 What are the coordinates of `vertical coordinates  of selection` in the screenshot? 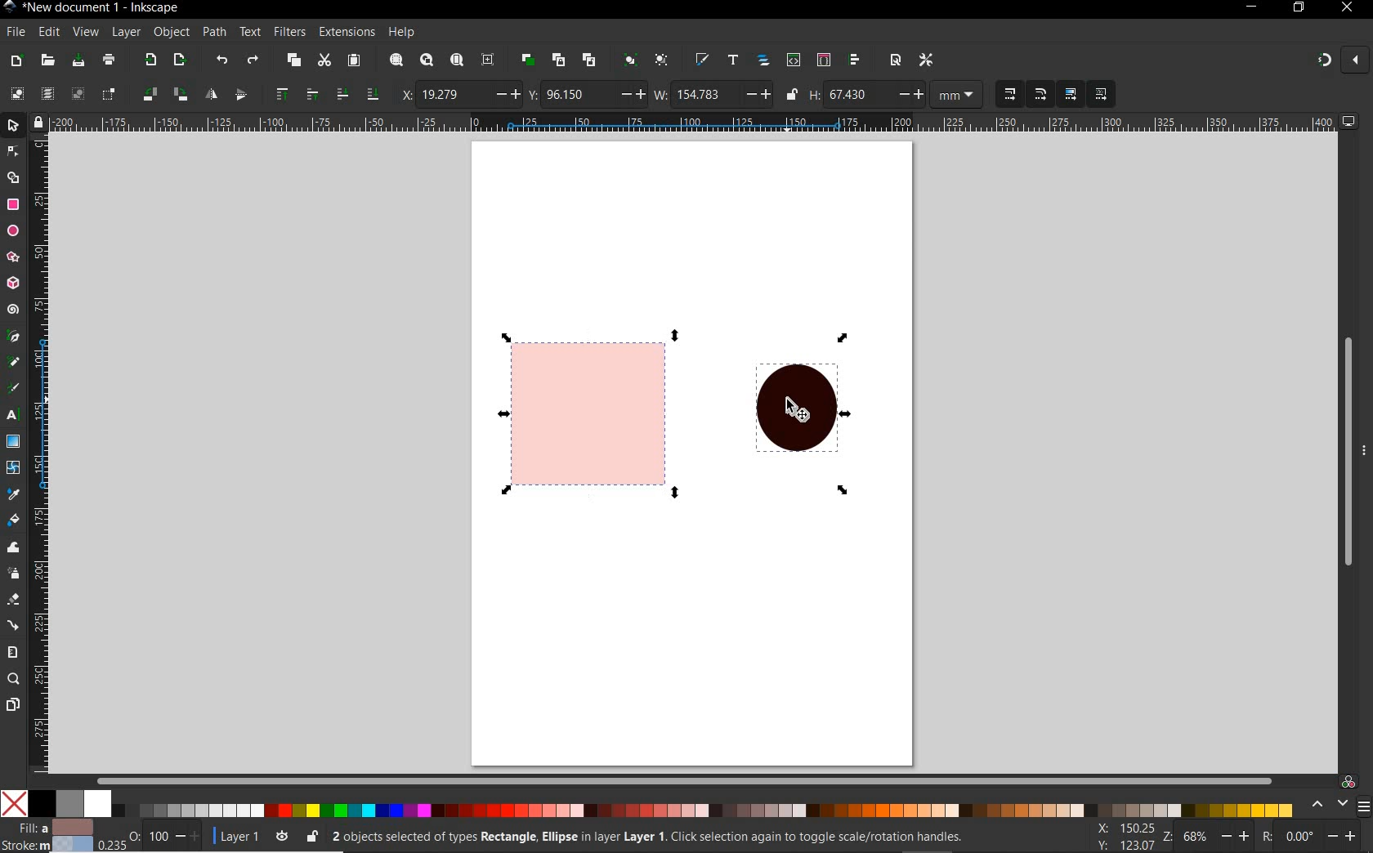 It's located at (587, 95).